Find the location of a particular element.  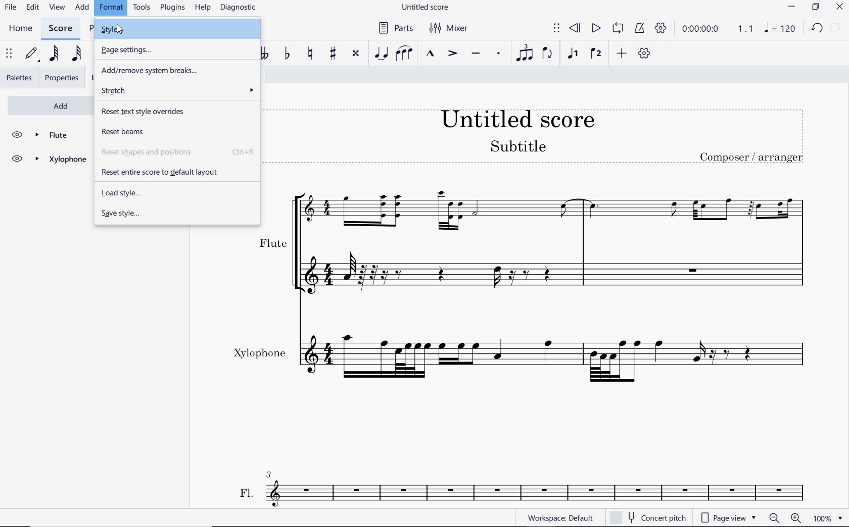

FLIP DIRECTION is located at coordinates (548, 55).